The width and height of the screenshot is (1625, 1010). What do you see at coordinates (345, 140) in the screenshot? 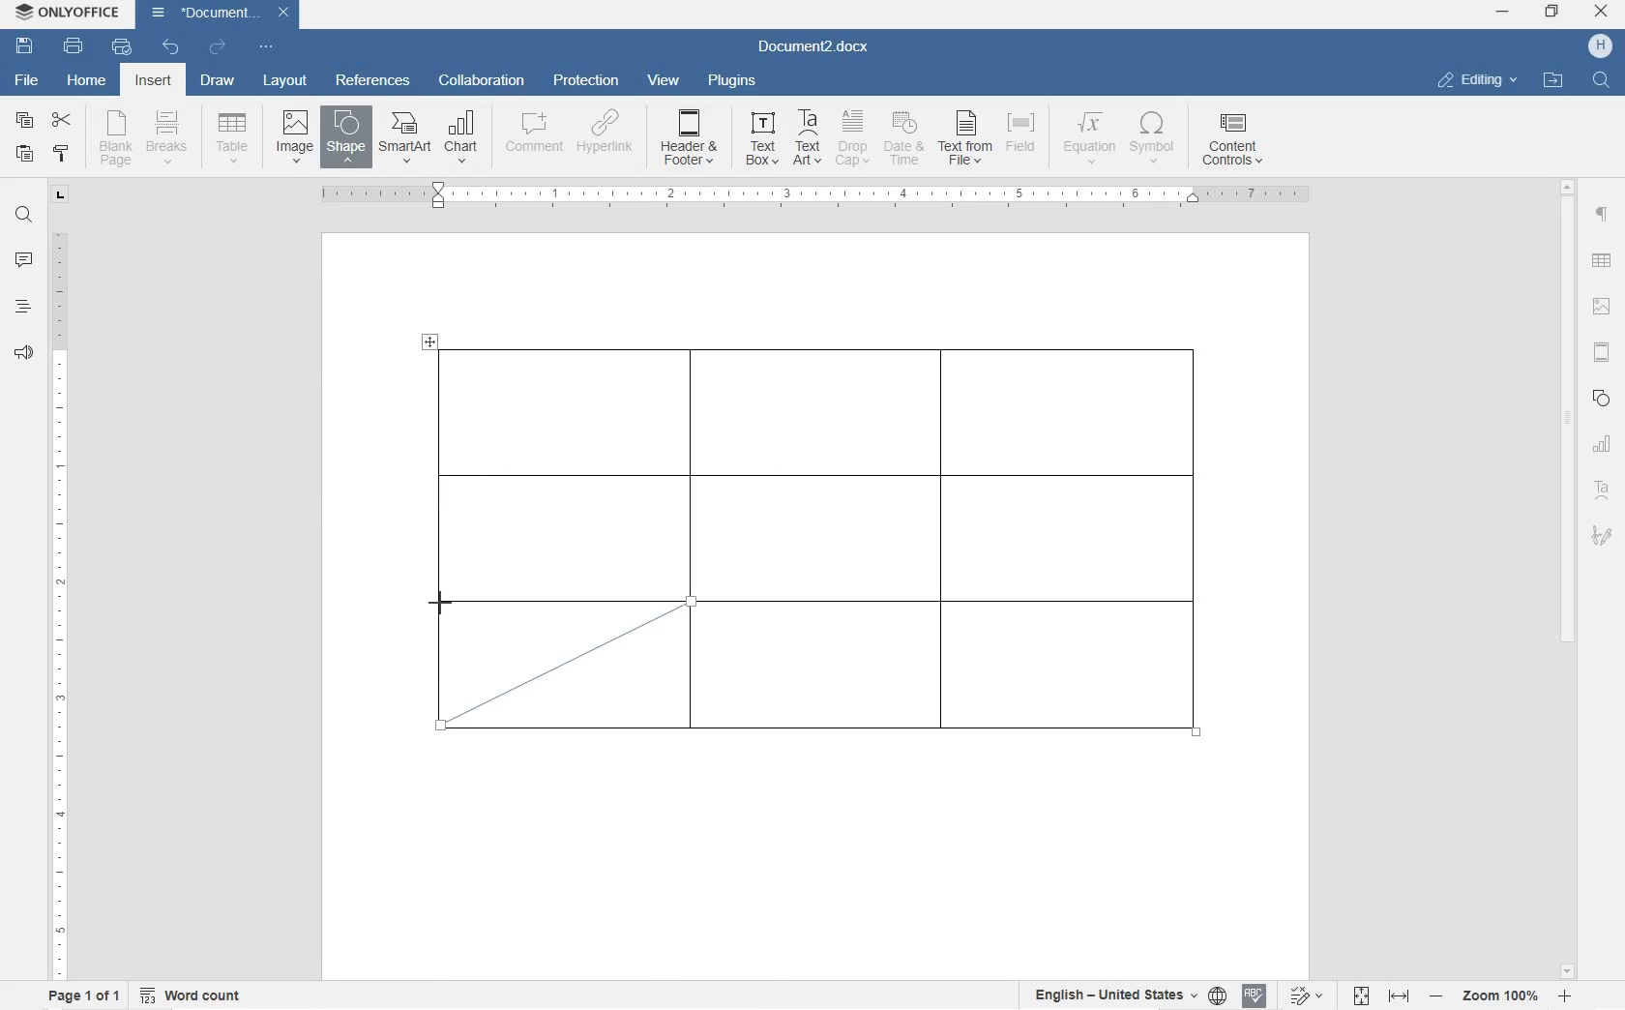
I see `INSERT SHAPE` at bounding box center [345, 140].